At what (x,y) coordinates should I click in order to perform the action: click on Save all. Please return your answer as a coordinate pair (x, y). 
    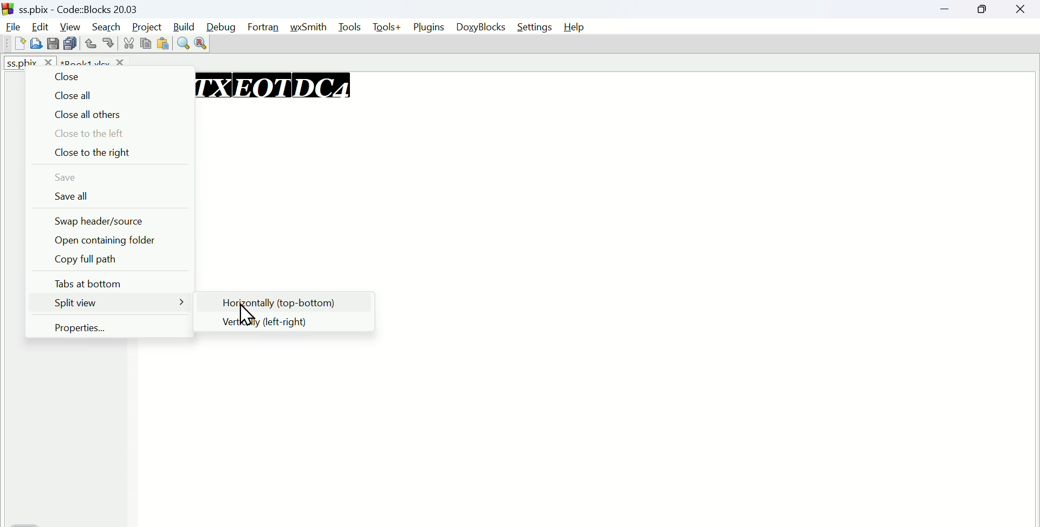
    Looking at the image, I should click on (110, 196).